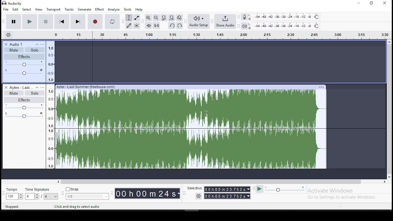  What do you see at coordinates (53, 10) in the screenshot?
I see `transport` at bounding box center [53, 10].